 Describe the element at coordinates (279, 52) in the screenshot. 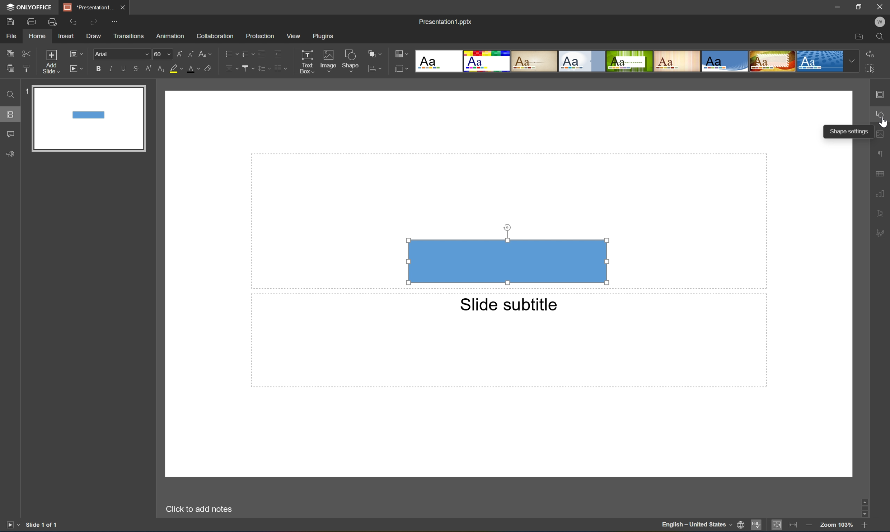

I see `Increase indent` at that location.